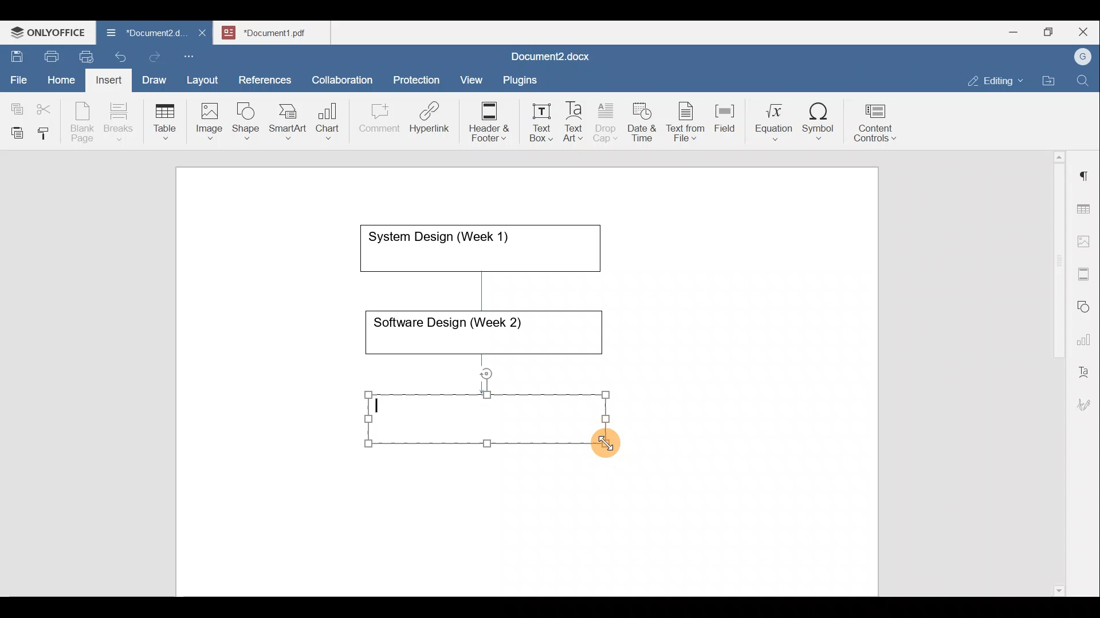  Describe the element at coordinates (1085, 33) in the screenshot. I see `Close` at that location.